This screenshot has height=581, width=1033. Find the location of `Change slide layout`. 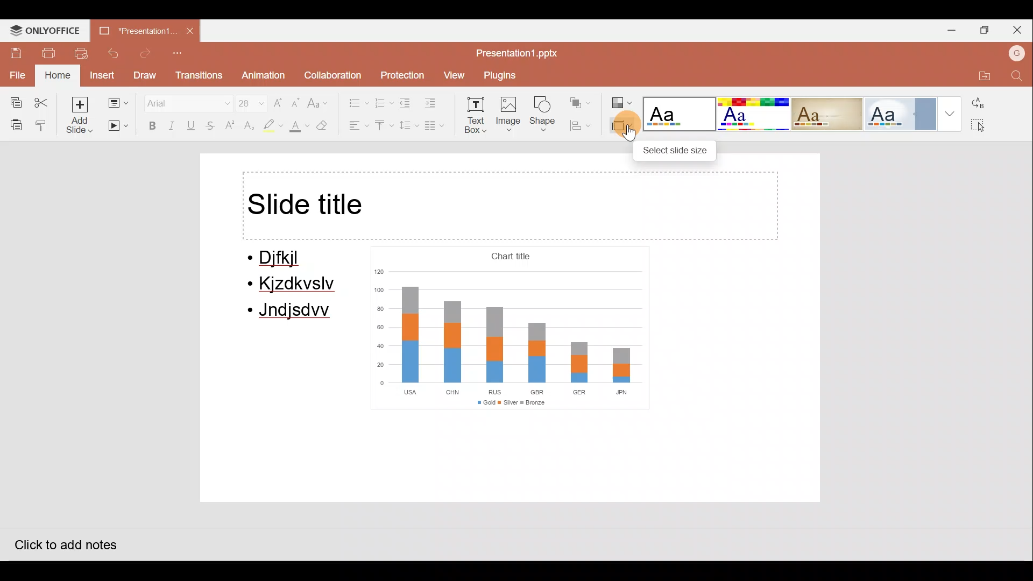

Change slide layout is located at coordinates (117, 101).